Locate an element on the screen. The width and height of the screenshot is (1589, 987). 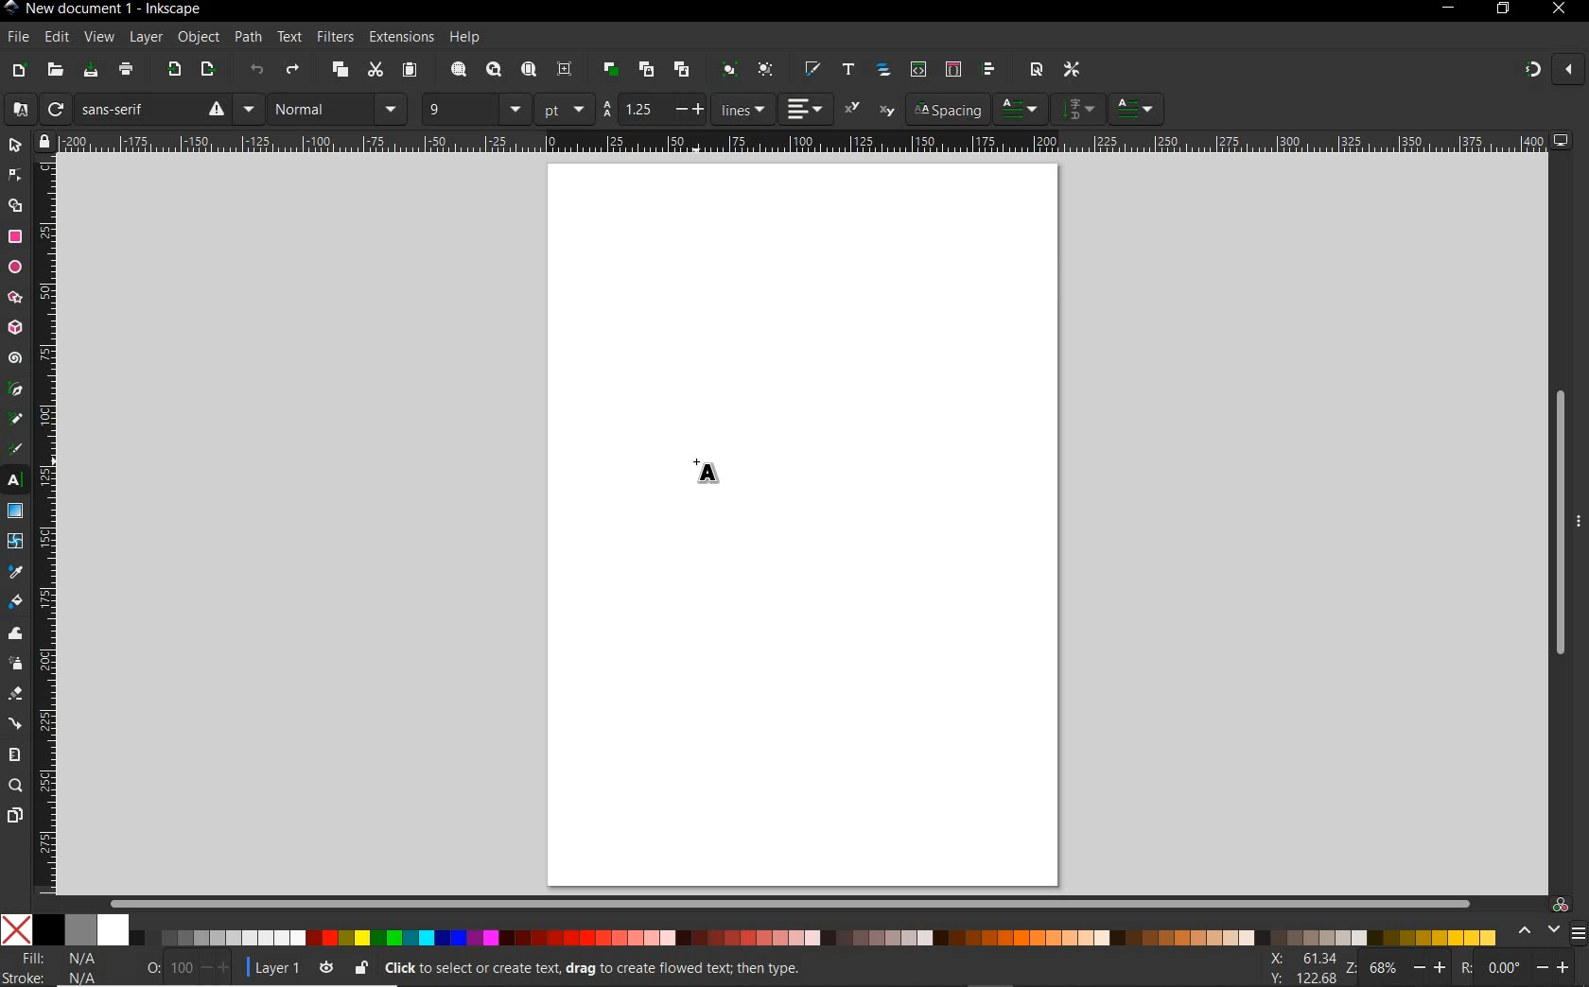
9 is located at coordinates (457, 107).